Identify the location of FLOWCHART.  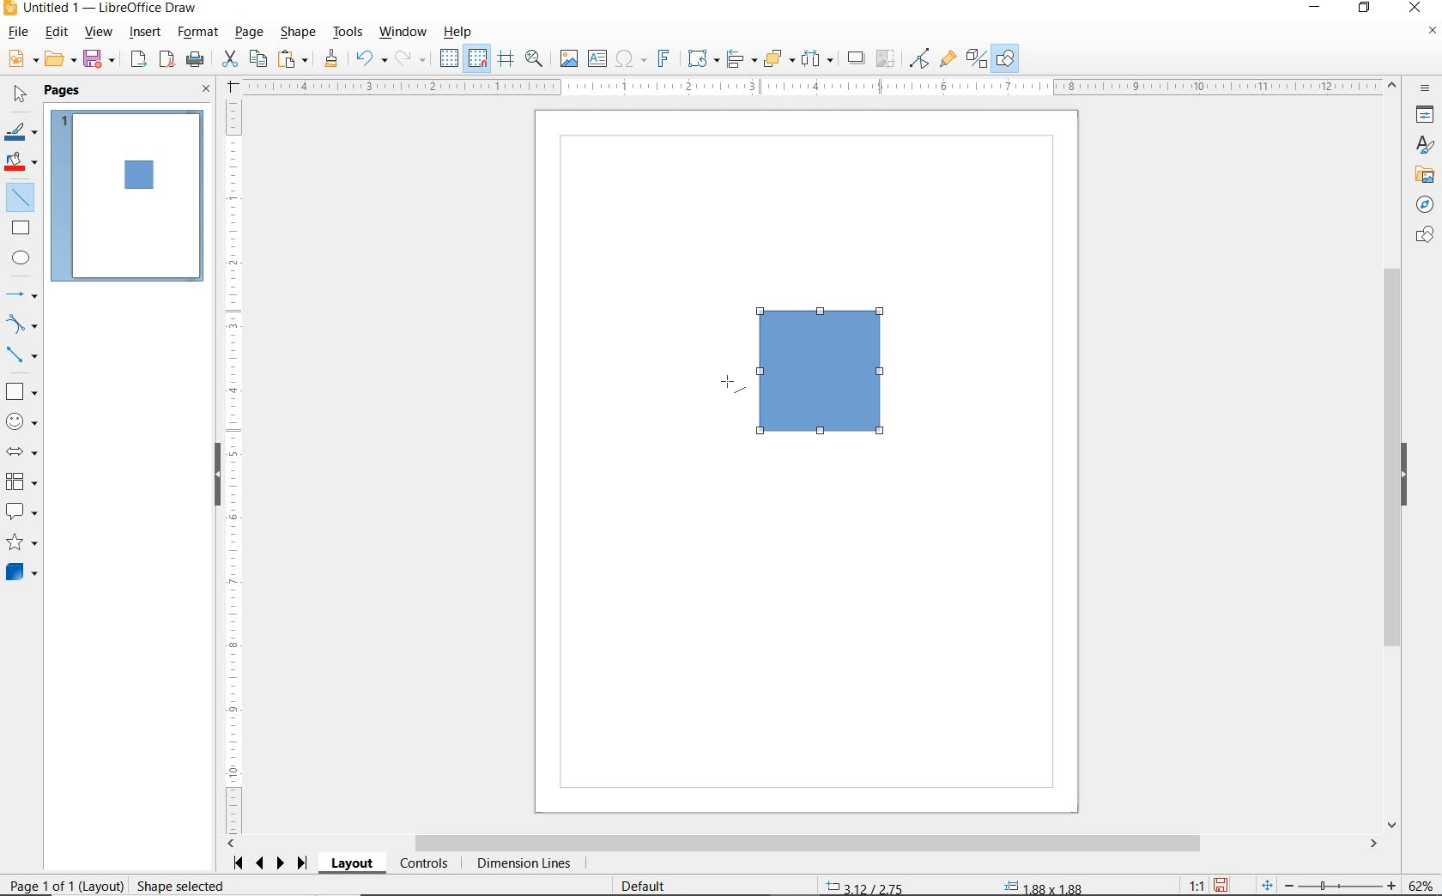
(25, 481).